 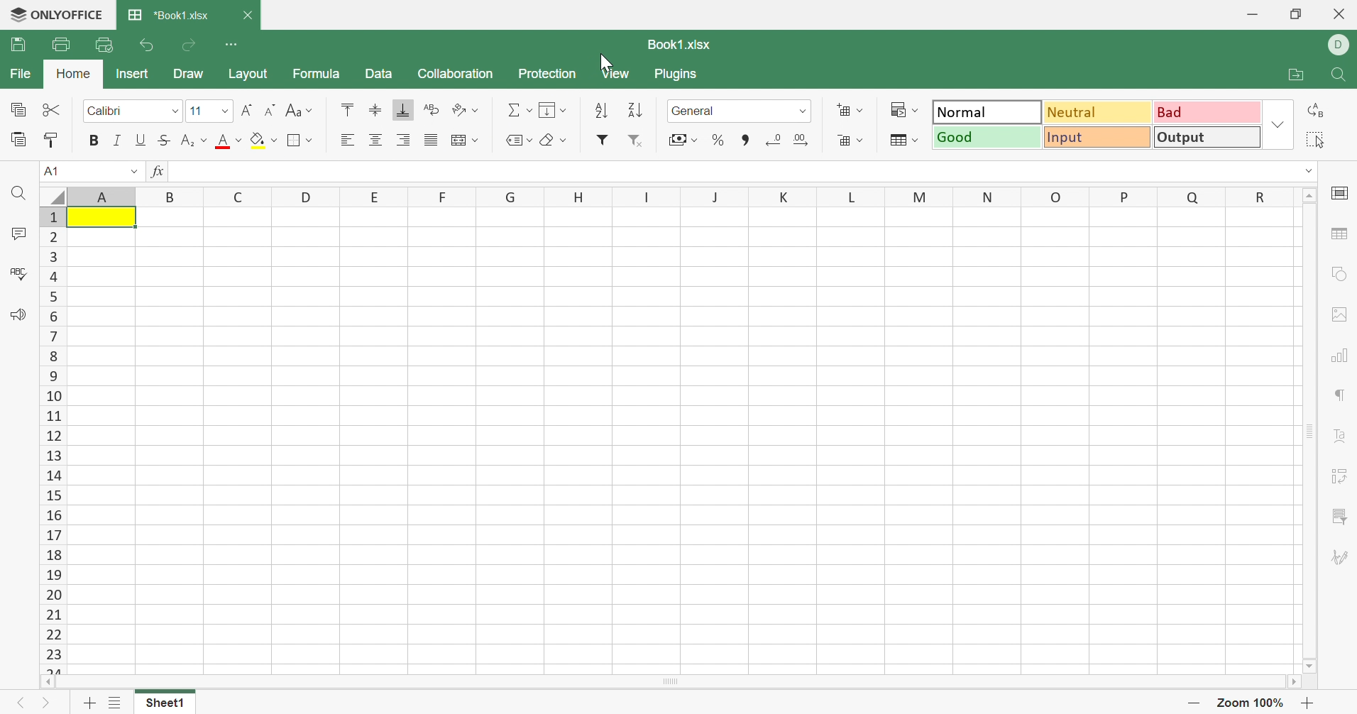 I want to click on Scroll Left, so click(x=48, y=681).